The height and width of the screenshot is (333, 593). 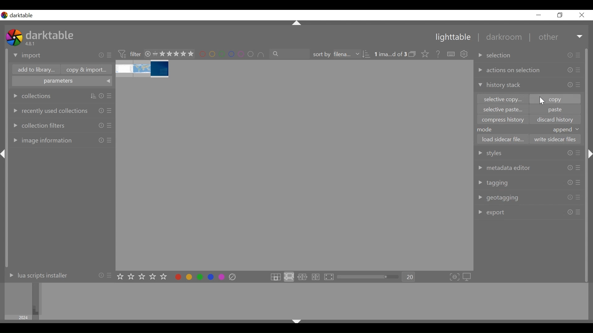 I want to click on click to enter zoomable lighttable layout, so click(x=288, y=277).